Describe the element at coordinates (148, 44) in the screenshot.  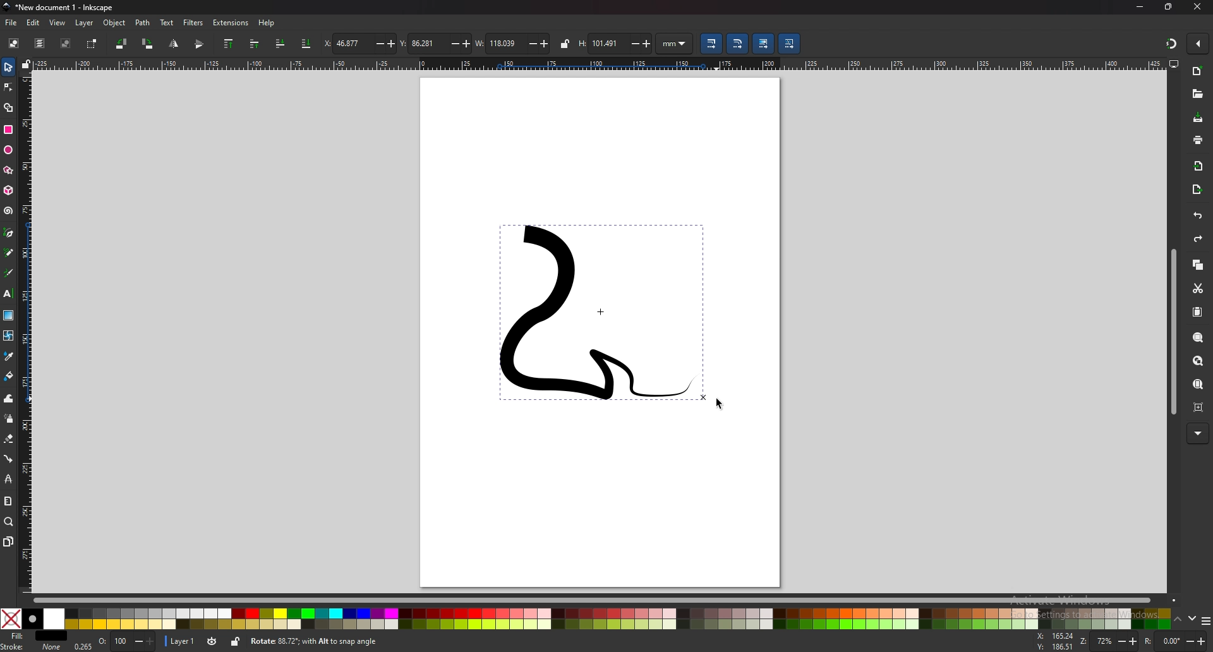
I see `rotate 90 degree cw` at that location.